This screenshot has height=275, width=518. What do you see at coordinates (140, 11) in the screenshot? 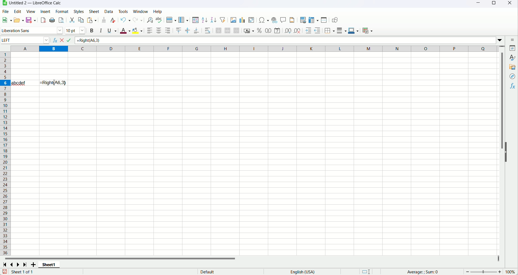
I see `window` at bounding box center [140, 11].